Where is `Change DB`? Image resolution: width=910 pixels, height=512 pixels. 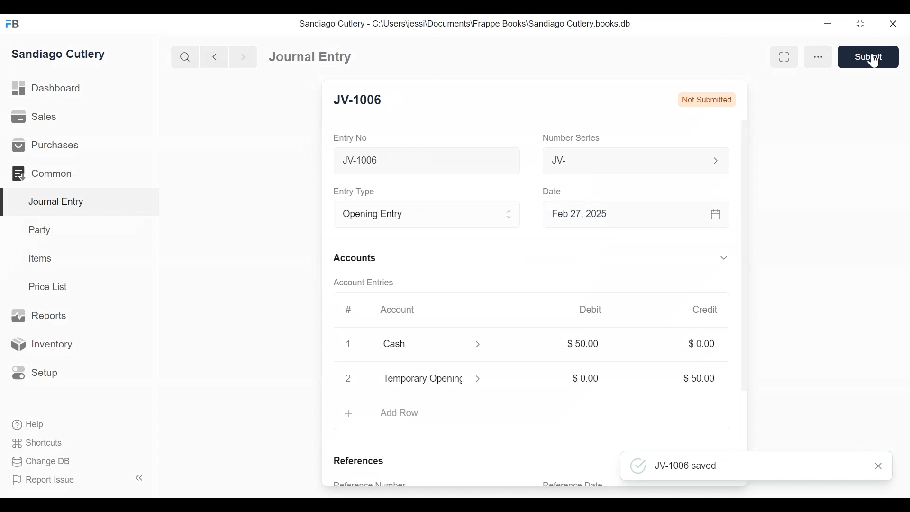
Change DB is located at coordinates (40, 462).